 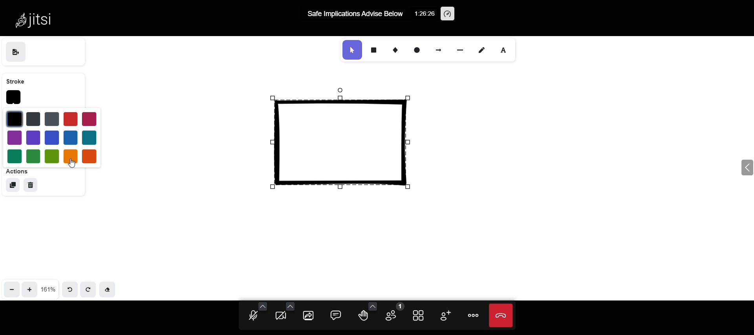 I want to click on cursor, so click(x=75, y=166).